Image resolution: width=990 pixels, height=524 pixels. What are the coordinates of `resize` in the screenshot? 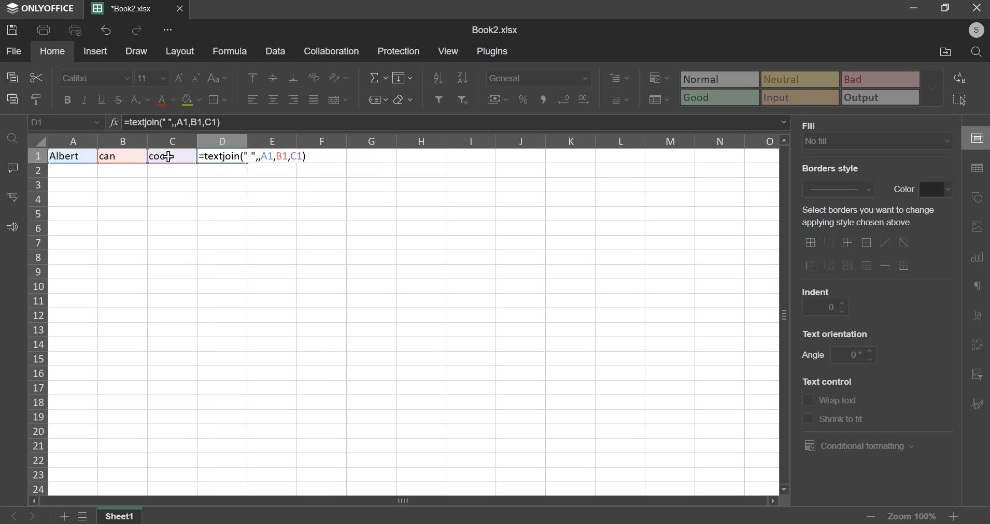 It's located at (944, 8).